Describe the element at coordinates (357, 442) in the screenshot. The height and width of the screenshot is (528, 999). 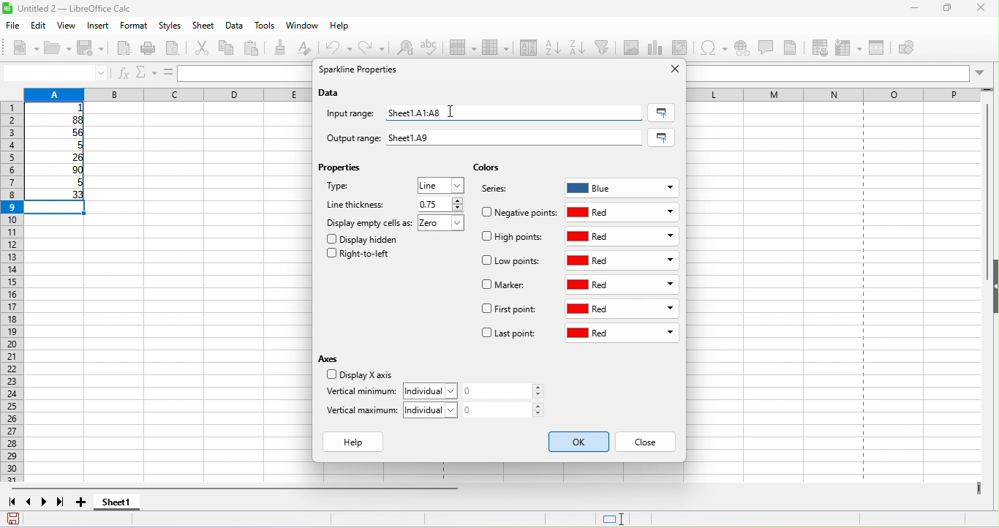
I see `help` at that location.